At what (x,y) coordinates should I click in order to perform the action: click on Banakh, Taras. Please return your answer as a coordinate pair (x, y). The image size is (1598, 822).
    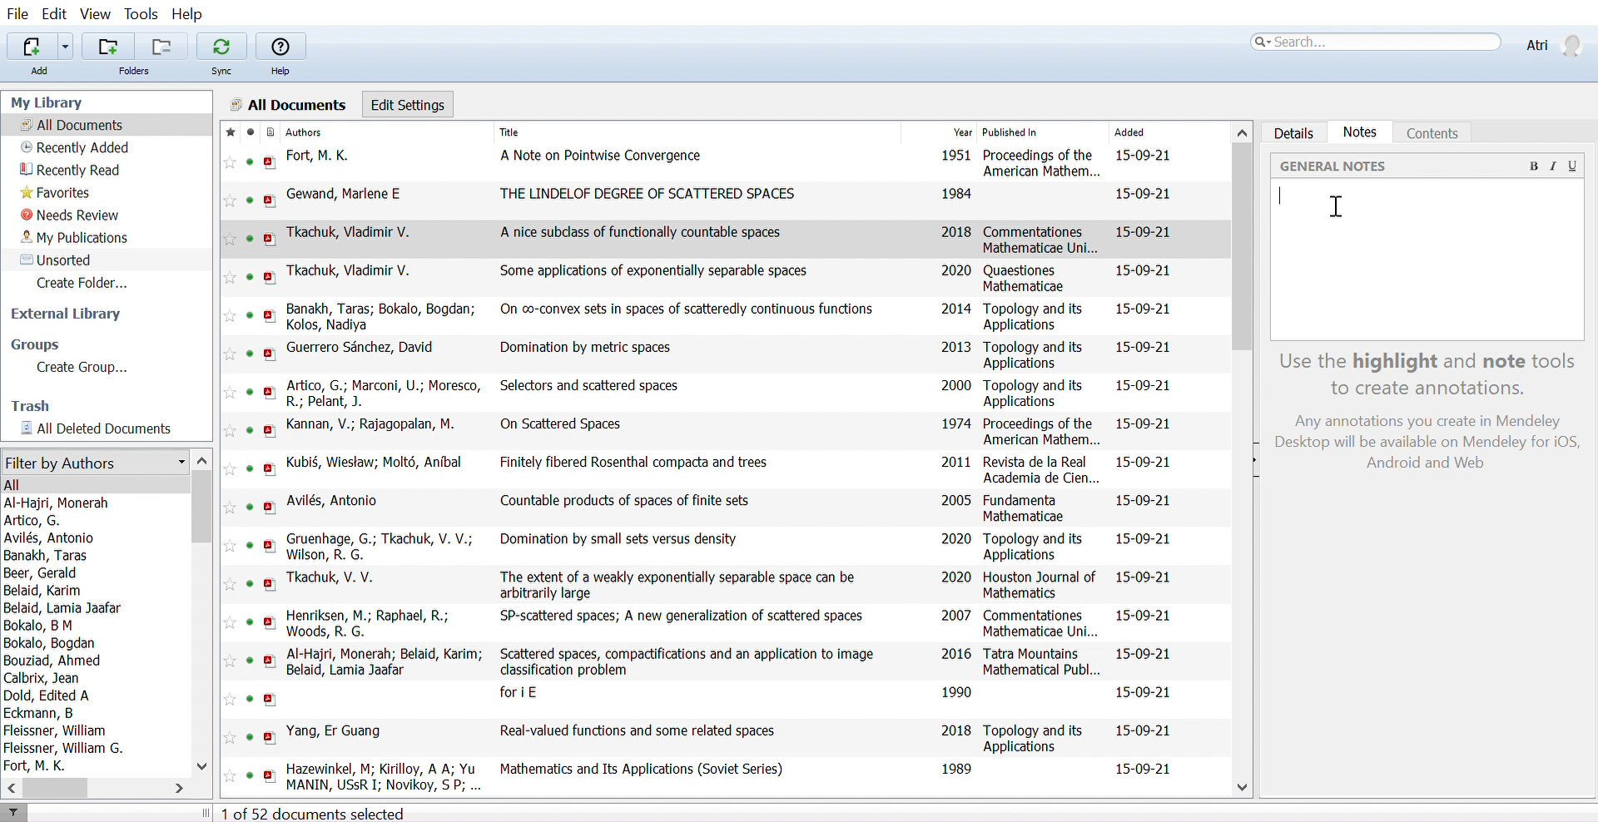
    Looking at the image, I should click on (49, 556).